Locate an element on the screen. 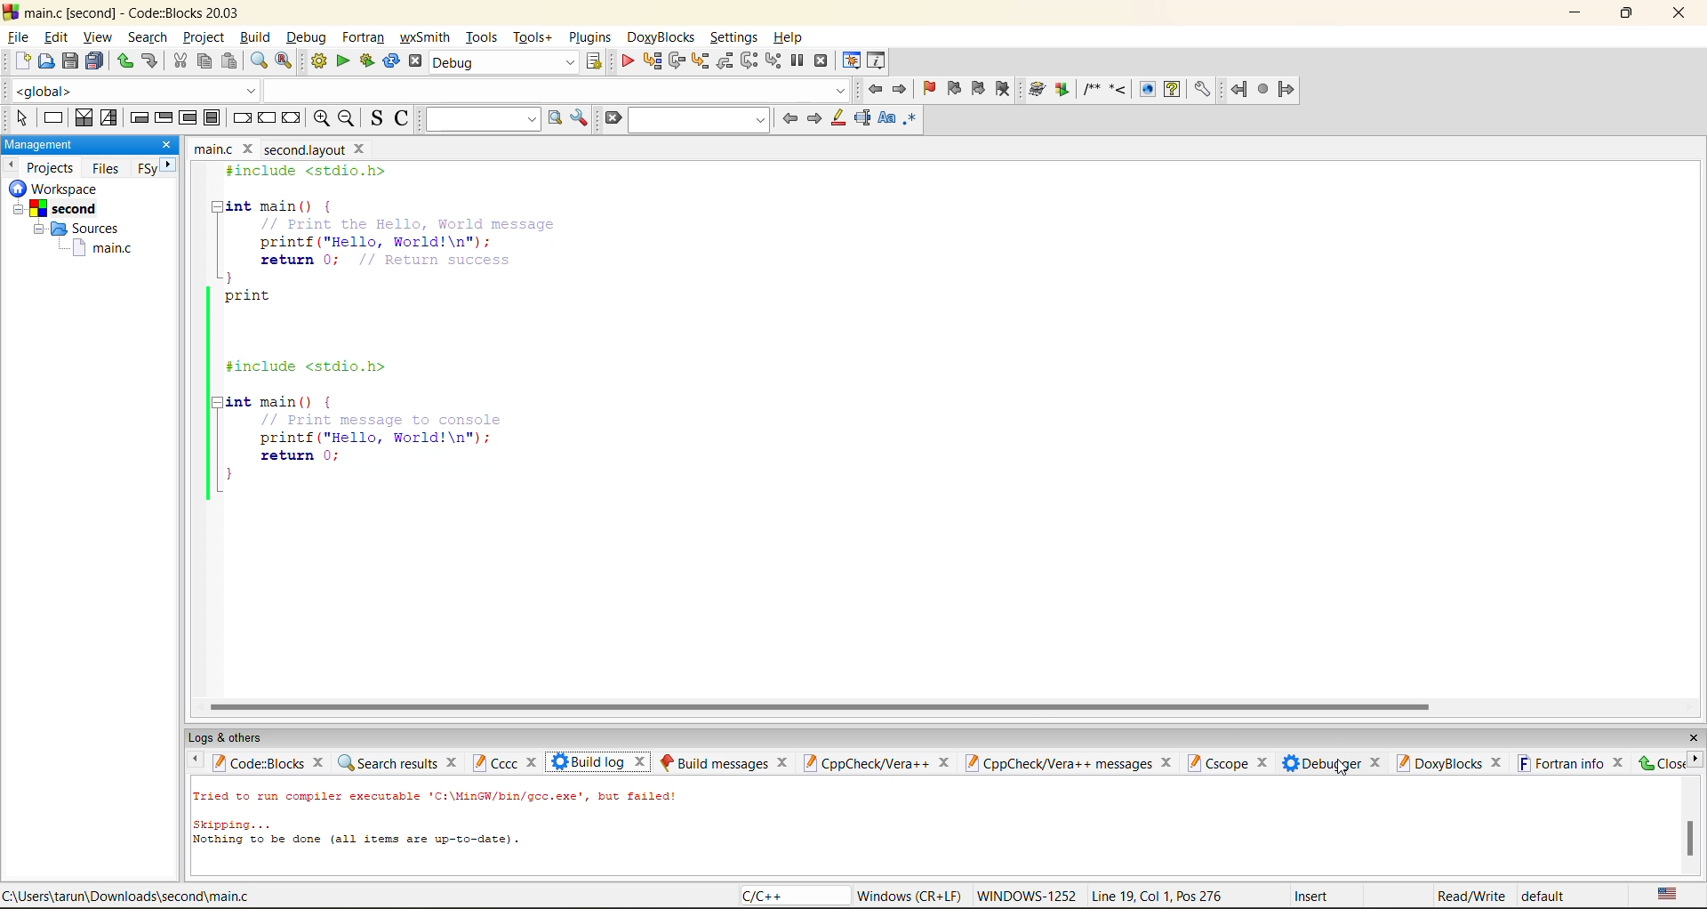 This screenshot has width=1707, height=909. doxyblocks is located at coordinates (1449, 764).